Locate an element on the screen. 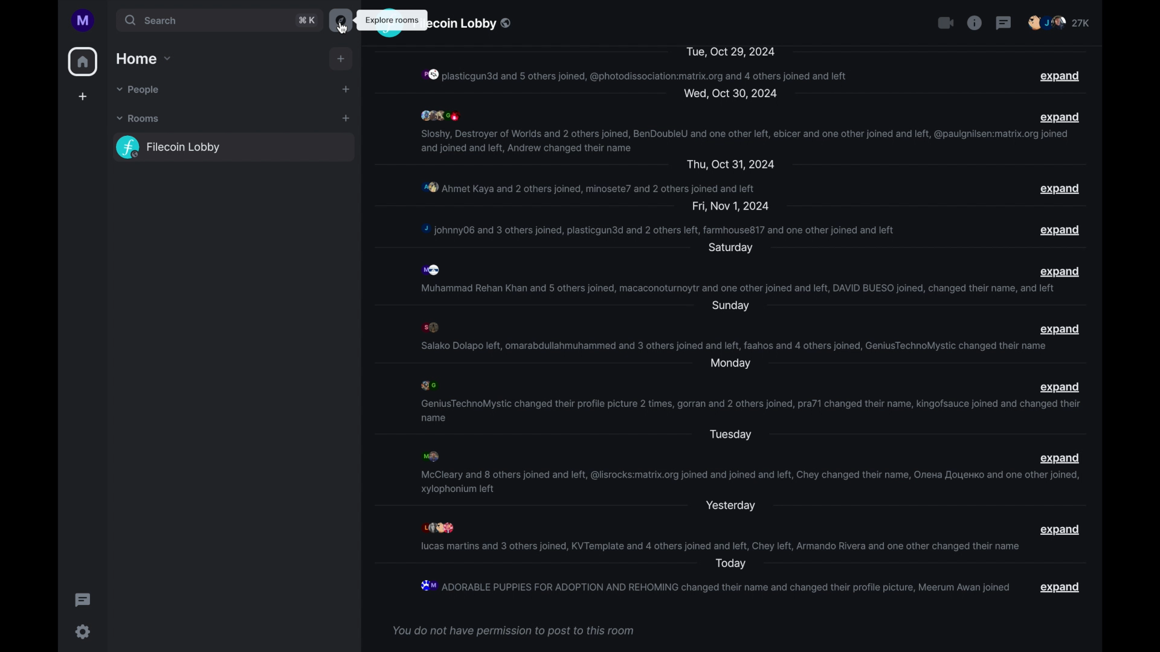  you do not have permission to post to this room is located at coordinates (513, 631).